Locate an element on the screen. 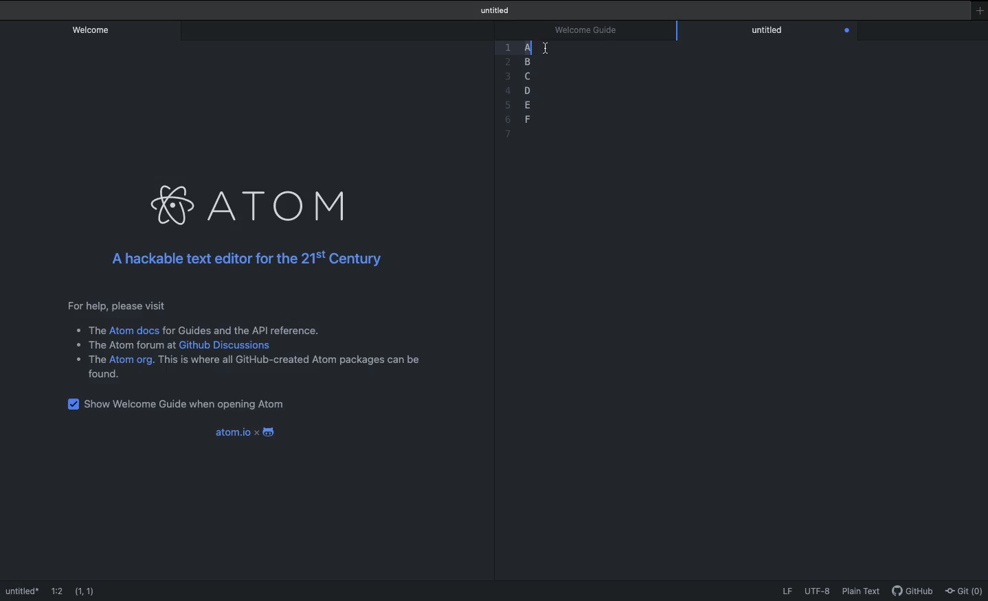  Atom is located at coordinates (254, 200).